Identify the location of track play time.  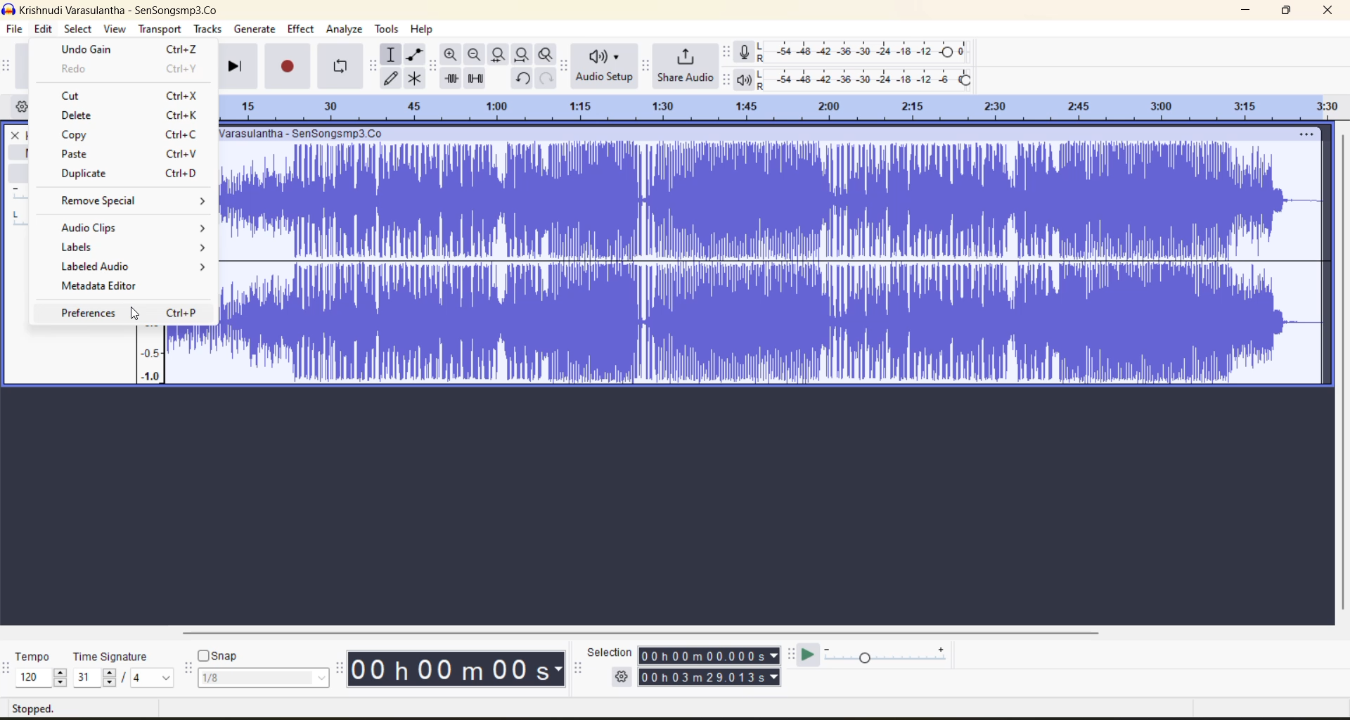
(709, 667).